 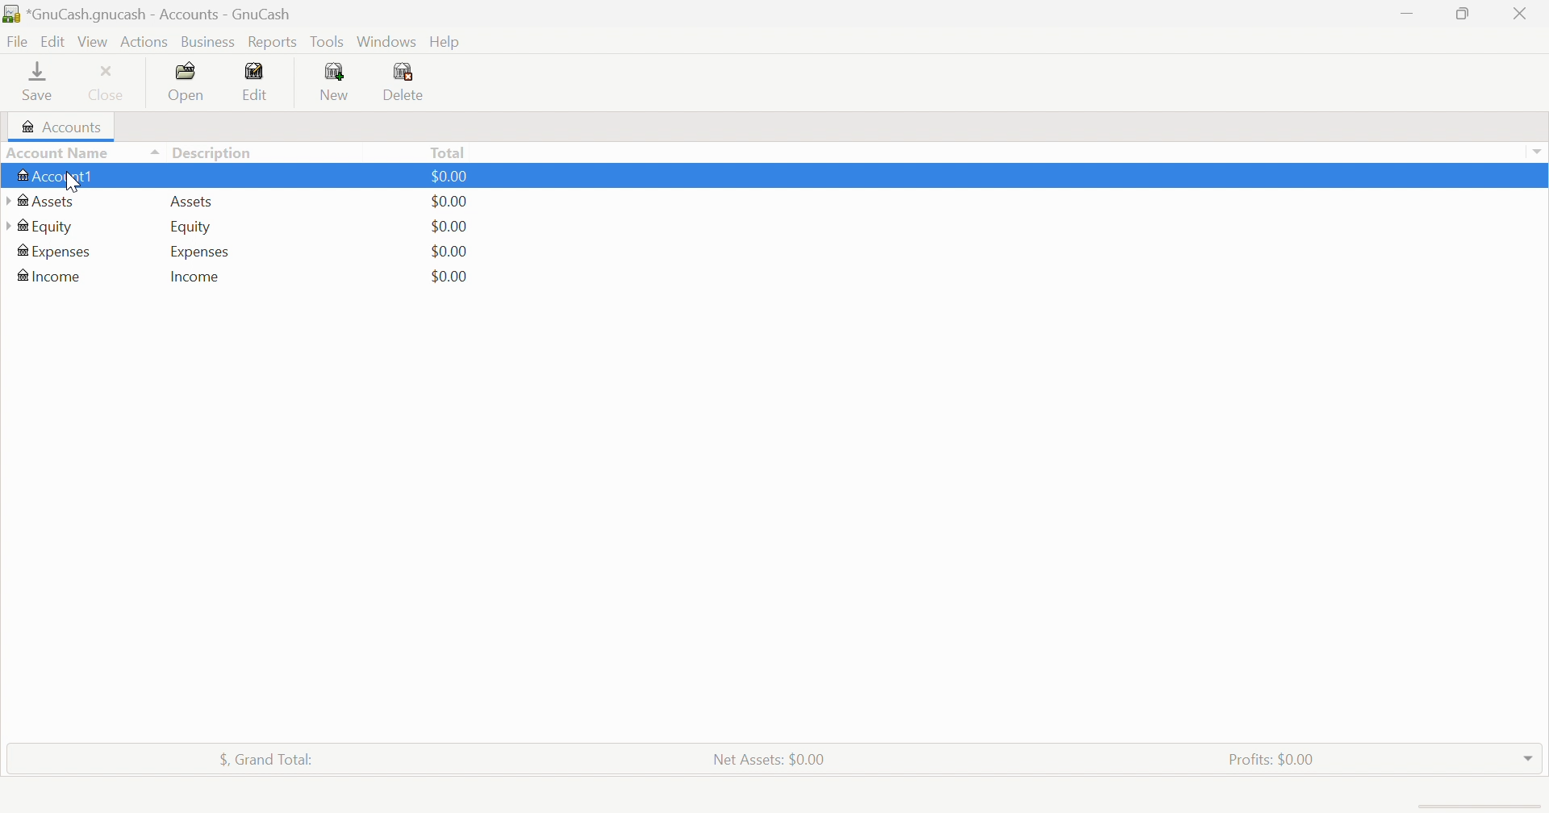 What do you see at coordinates (449, 175) in the screenshot?
I see `$0.00` at bounding box center [449, 175].